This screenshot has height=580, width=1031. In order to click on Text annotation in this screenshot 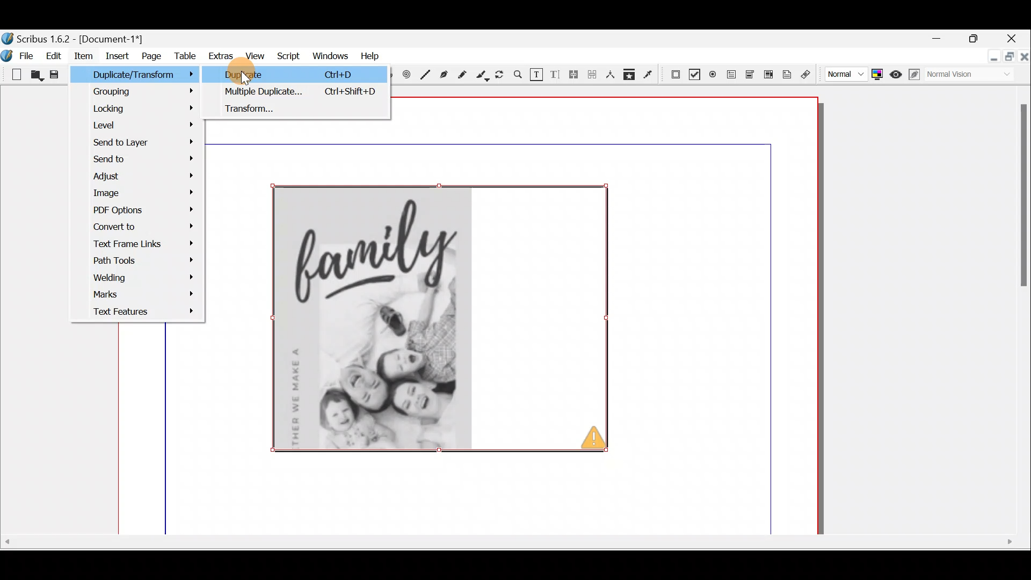, I will do `click(789, 74)`.